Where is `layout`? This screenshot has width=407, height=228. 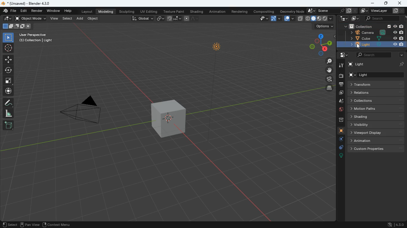
layout is located at coordinates (88, 11).